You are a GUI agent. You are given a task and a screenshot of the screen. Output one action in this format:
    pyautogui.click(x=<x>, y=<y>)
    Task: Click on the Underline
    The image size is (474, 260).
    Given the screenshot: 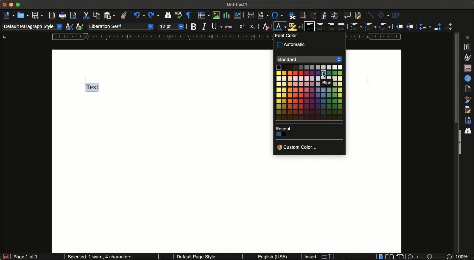 What is the action you would take?
    pyautogui.click(x=217, y=27)
    